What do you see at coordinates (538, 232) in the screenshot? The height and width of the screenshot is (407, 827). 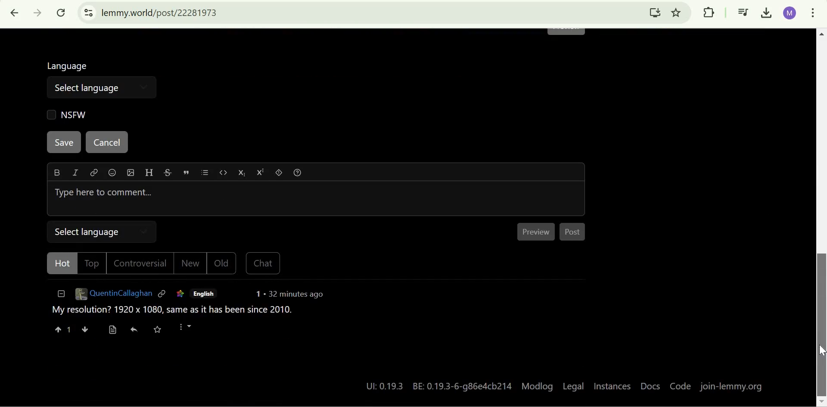 I see `Preview` at bounding box center [538, 232].